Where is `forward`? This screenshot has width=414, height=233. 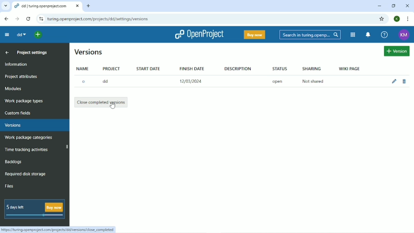
forward is located at coordinates (16, 19).